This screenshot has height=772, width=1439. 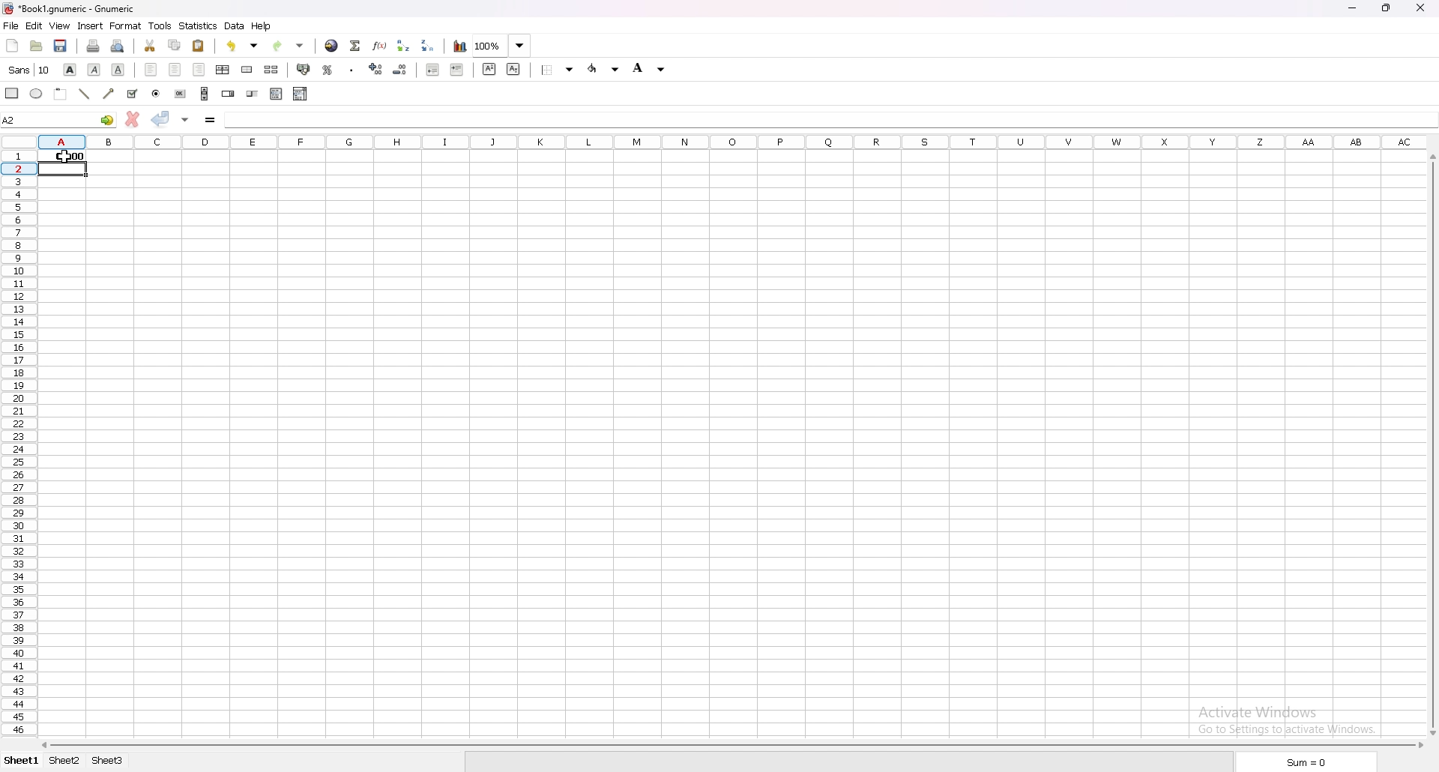 What do you see at coordinates (117, 46) in the screenshot?
I see `print preview` at bounding box center [117, 46].